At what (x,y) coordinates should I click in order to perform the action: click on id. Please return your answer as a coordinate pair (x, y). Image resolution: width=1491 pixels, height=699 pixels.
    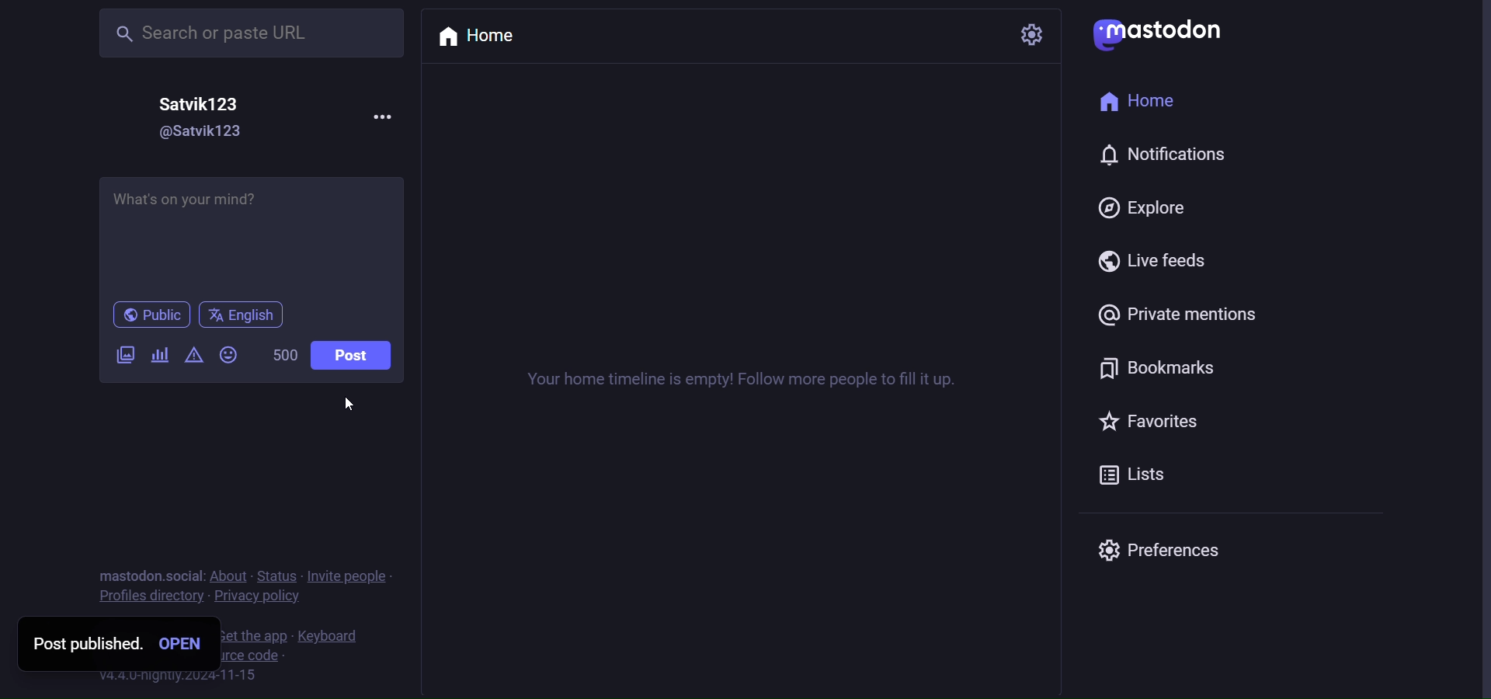
    Looking at the image, I should click on (189, 134).